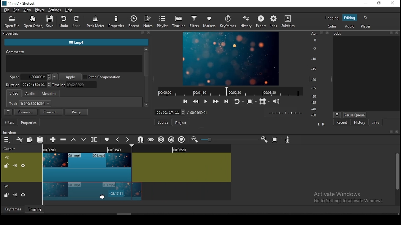 The height and width of the screenshot is (225, 401). What do you see at coordinates (14, 165) in the screenshot?
I see `(UN)MUTE` at bounding box center [14, 165].